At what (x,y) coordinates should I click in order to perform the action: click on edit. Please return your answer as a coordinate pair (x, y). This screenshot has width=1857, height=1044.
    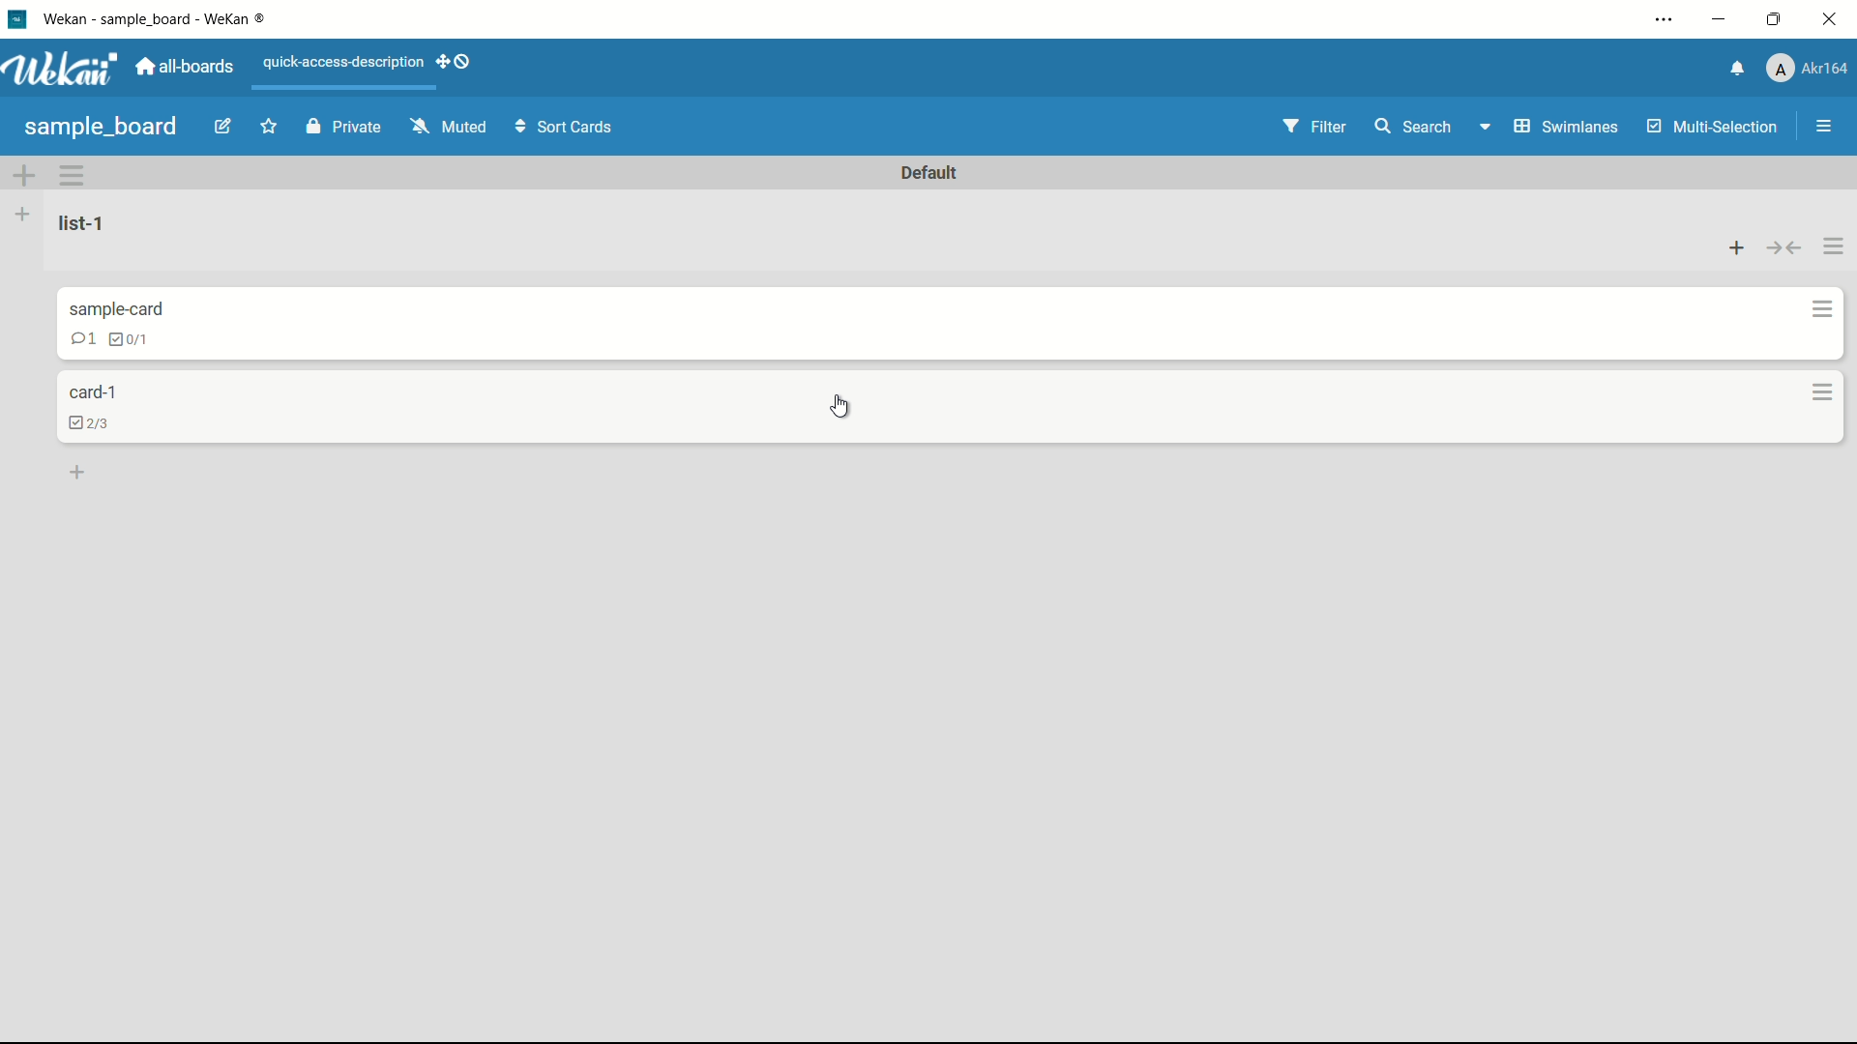
    Looking at the image, I should click on (223, 126).